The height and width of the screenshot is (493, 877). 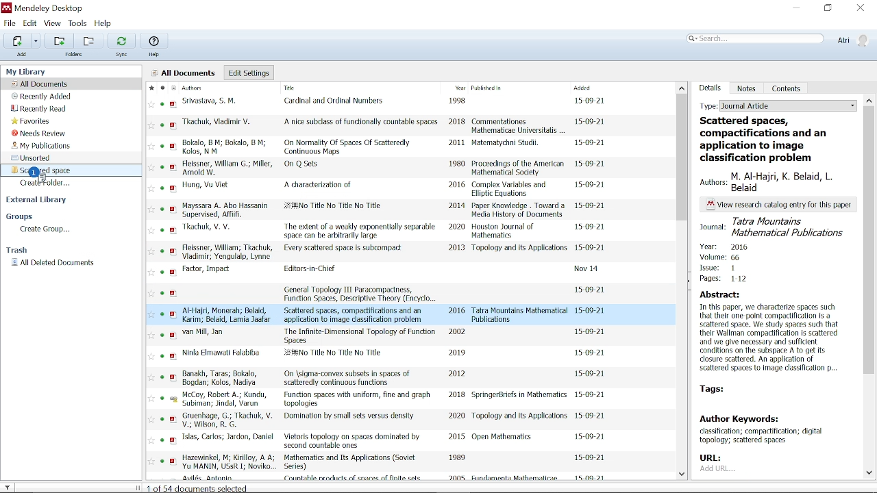 What do you see at coordinates (773, 227) in the screenshot?
I see `journal` at bounding box center [773, 227].